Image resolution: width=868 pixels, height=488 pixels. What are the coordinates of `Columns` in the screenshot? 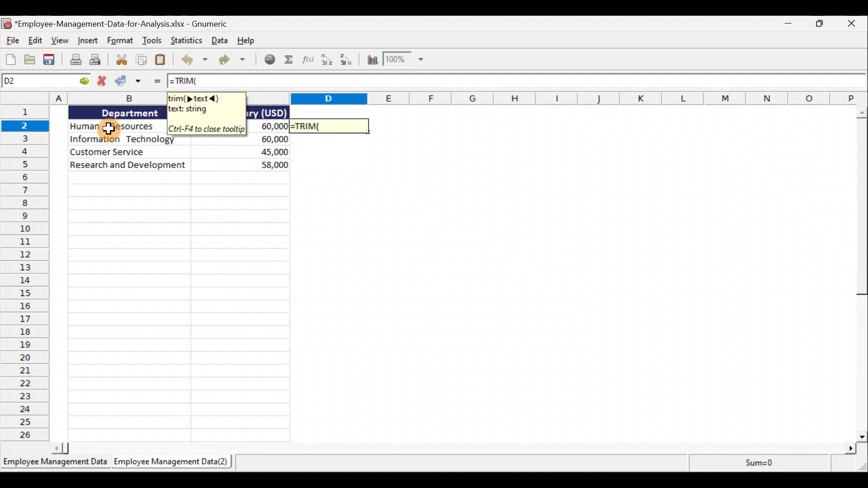 It's located at (552, 98).